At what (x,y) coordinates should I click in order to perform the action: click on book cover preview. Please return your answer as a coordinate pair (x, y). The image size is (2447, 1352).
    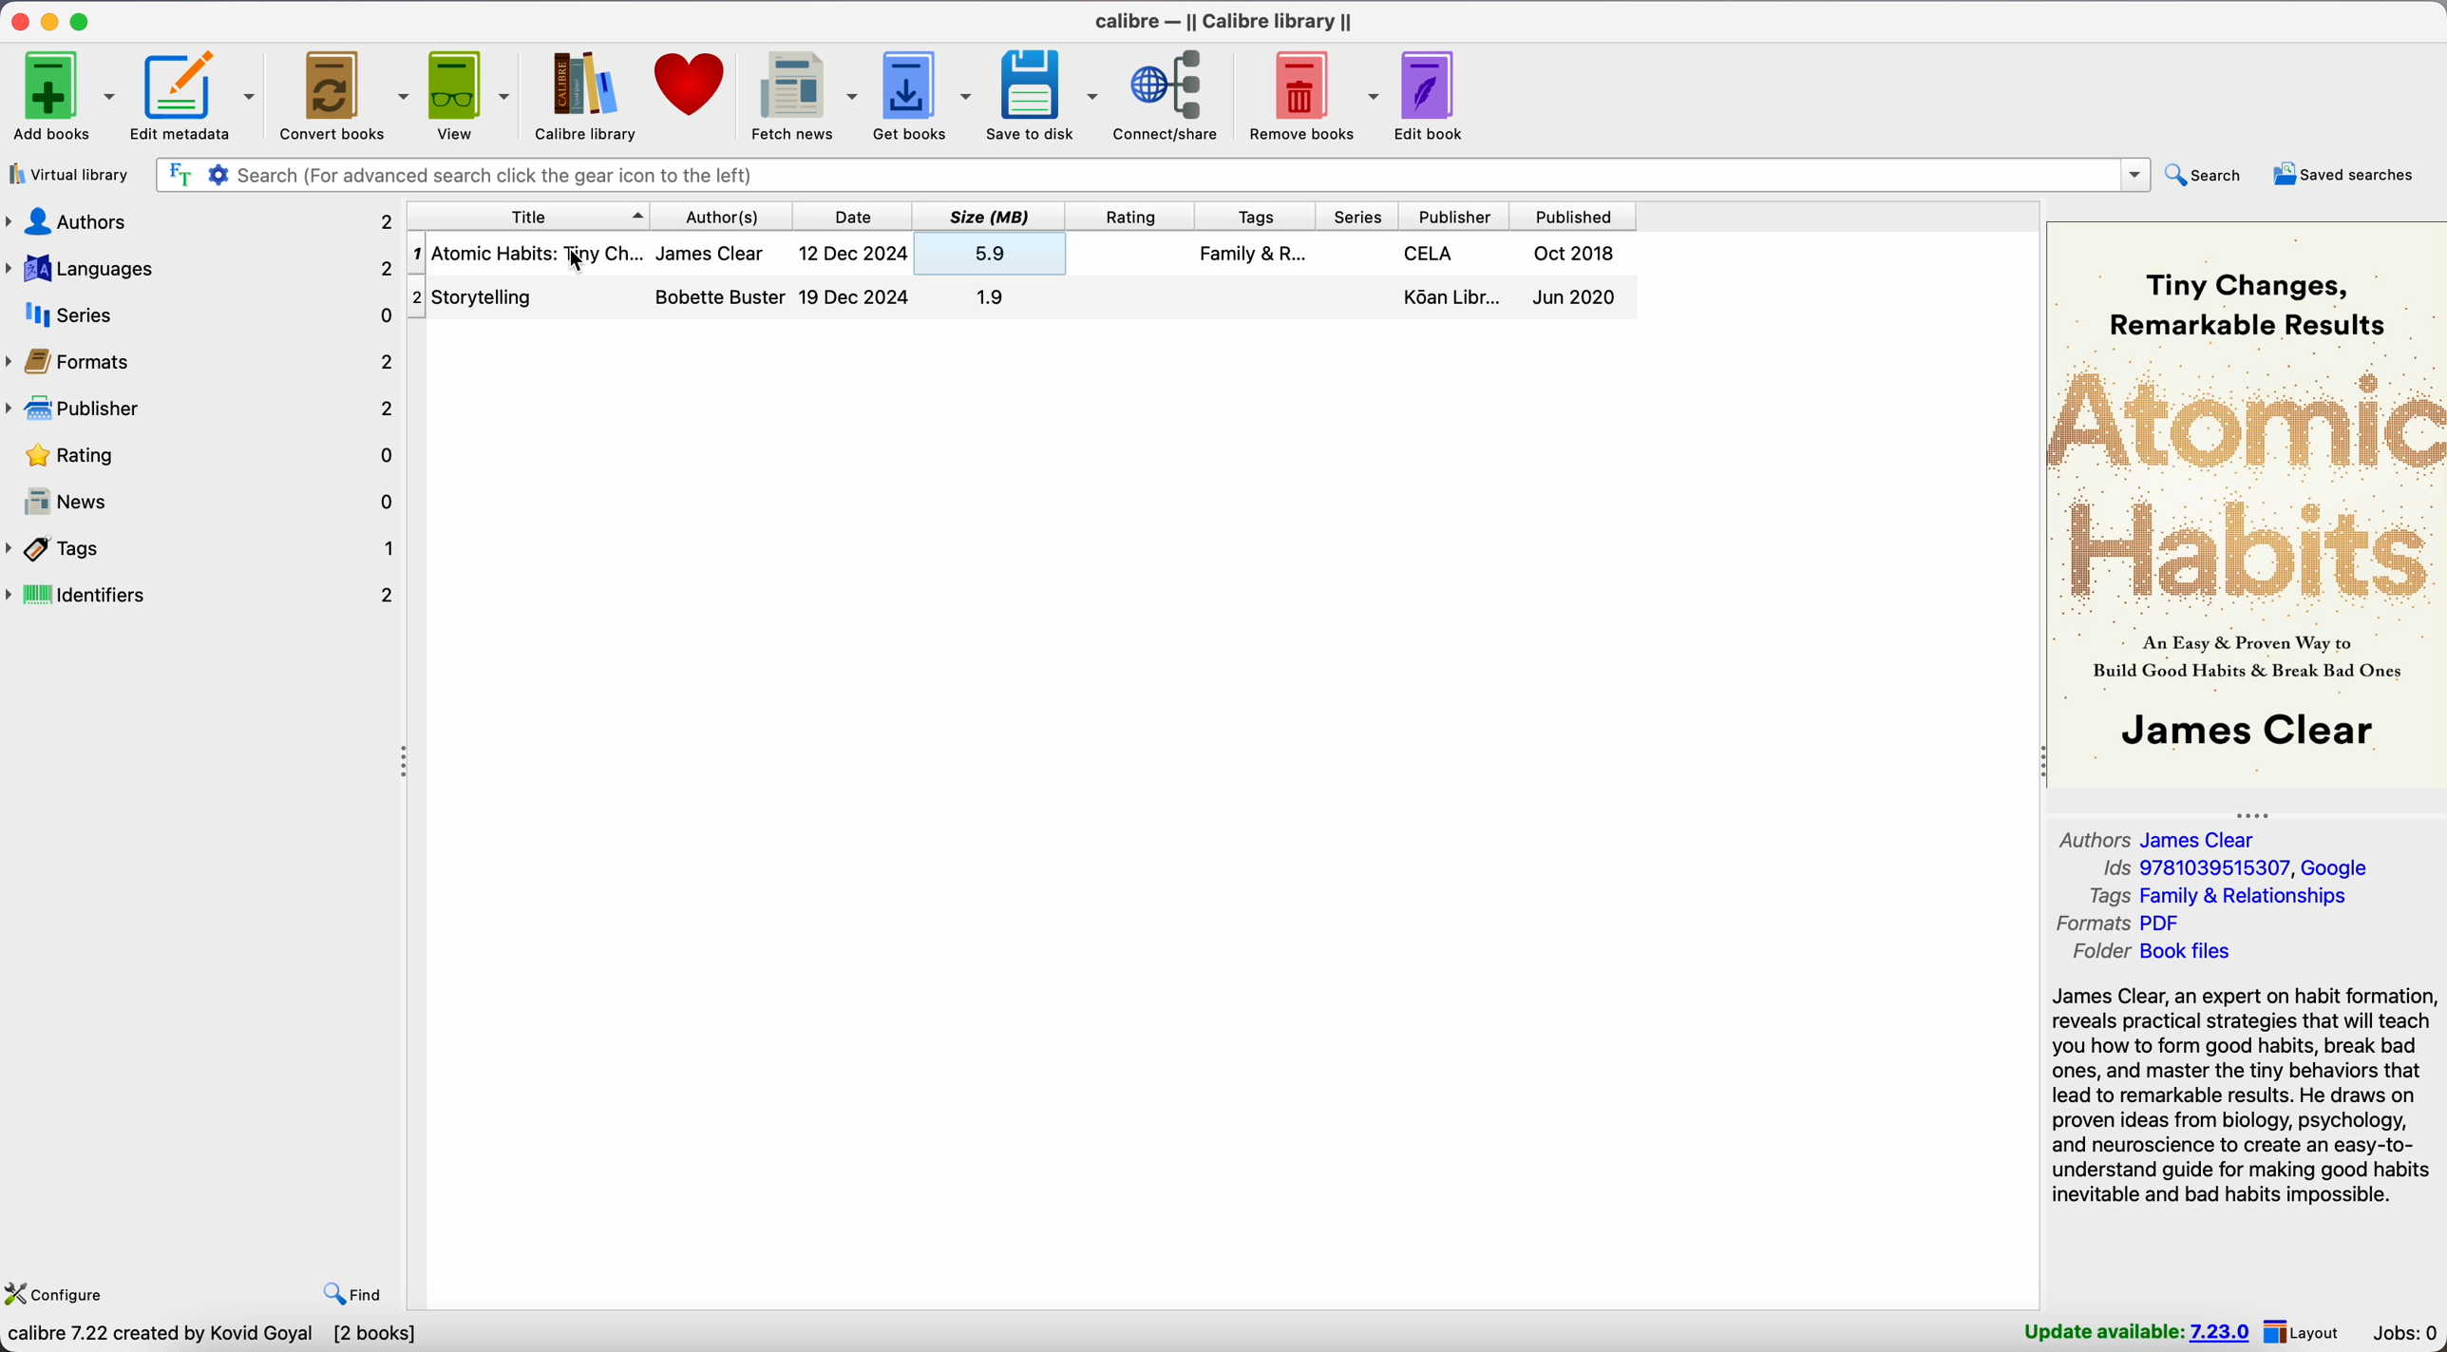
    Looking at the image, I should click on (2247, 505).